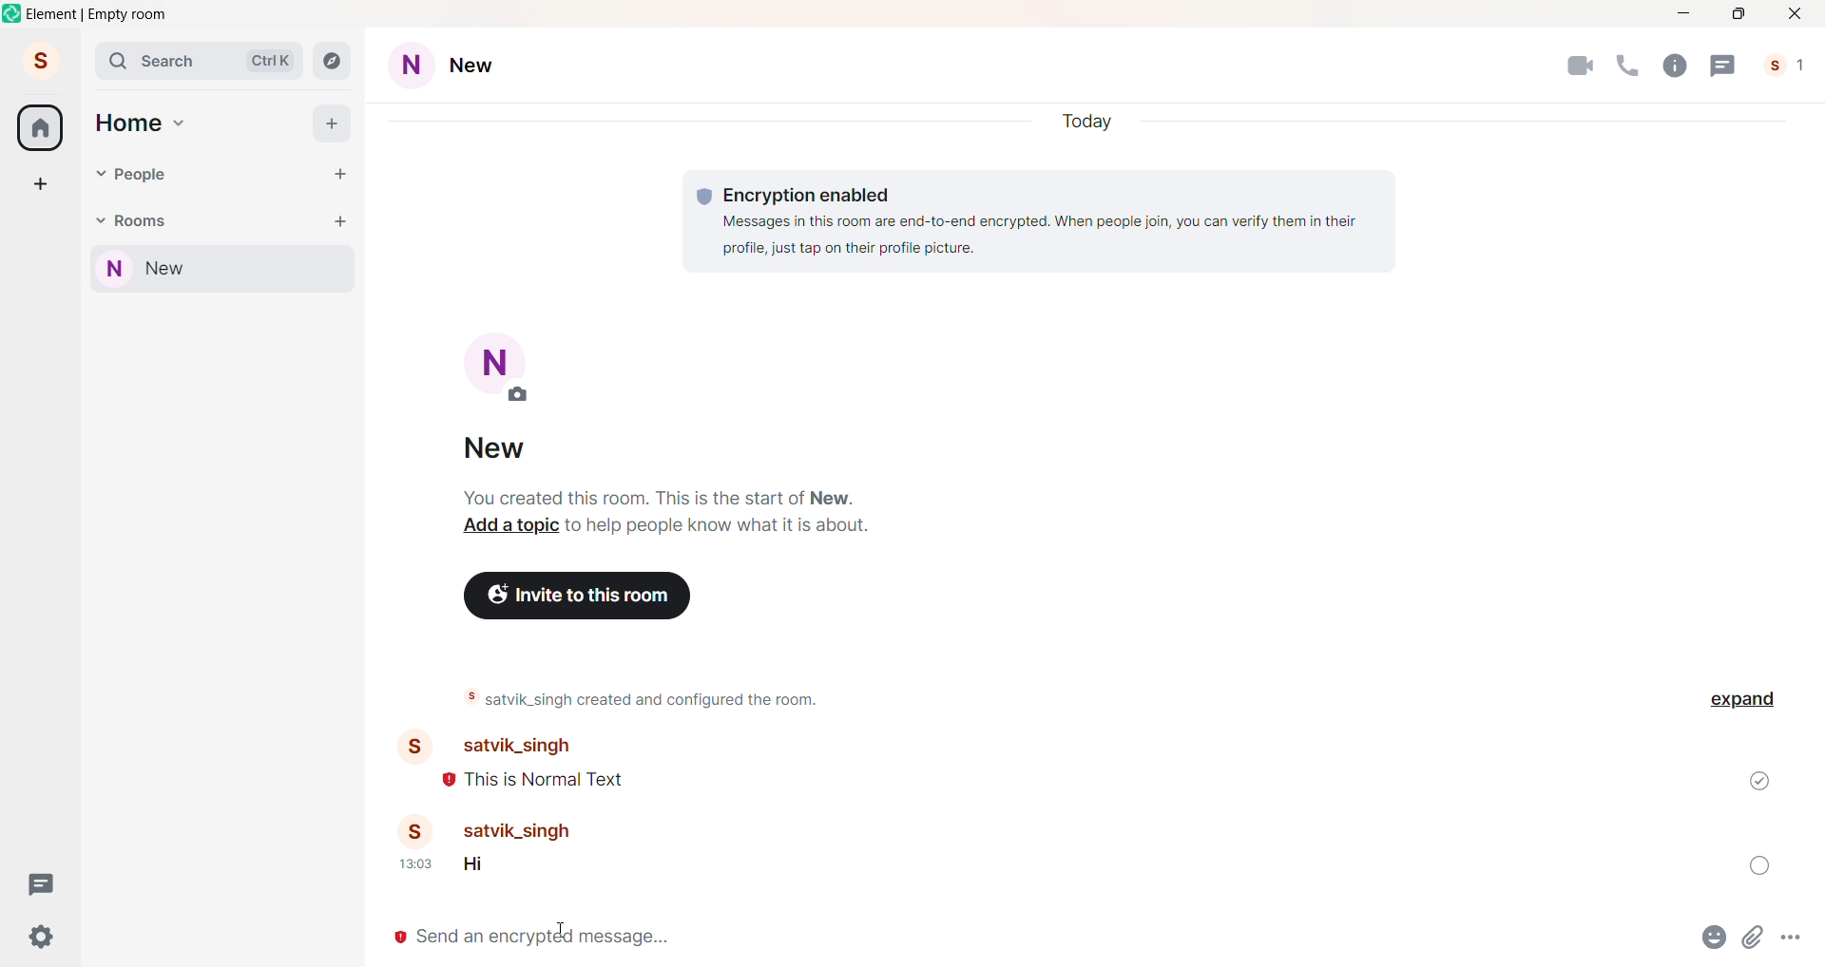 This screenshot has width=1825, height=967. Describe the element at coordinates (1723, 65) in the screenshot. I see `Threads` at that location.